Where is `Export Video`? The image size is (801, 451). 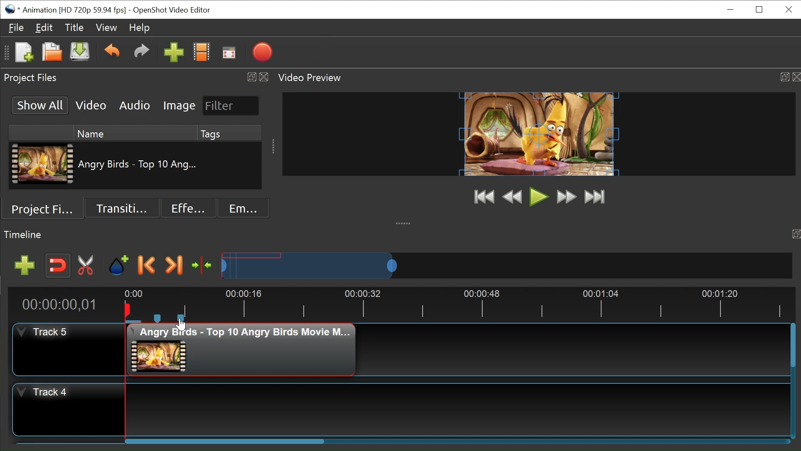
Export Video is located at coordinates (262, 53).